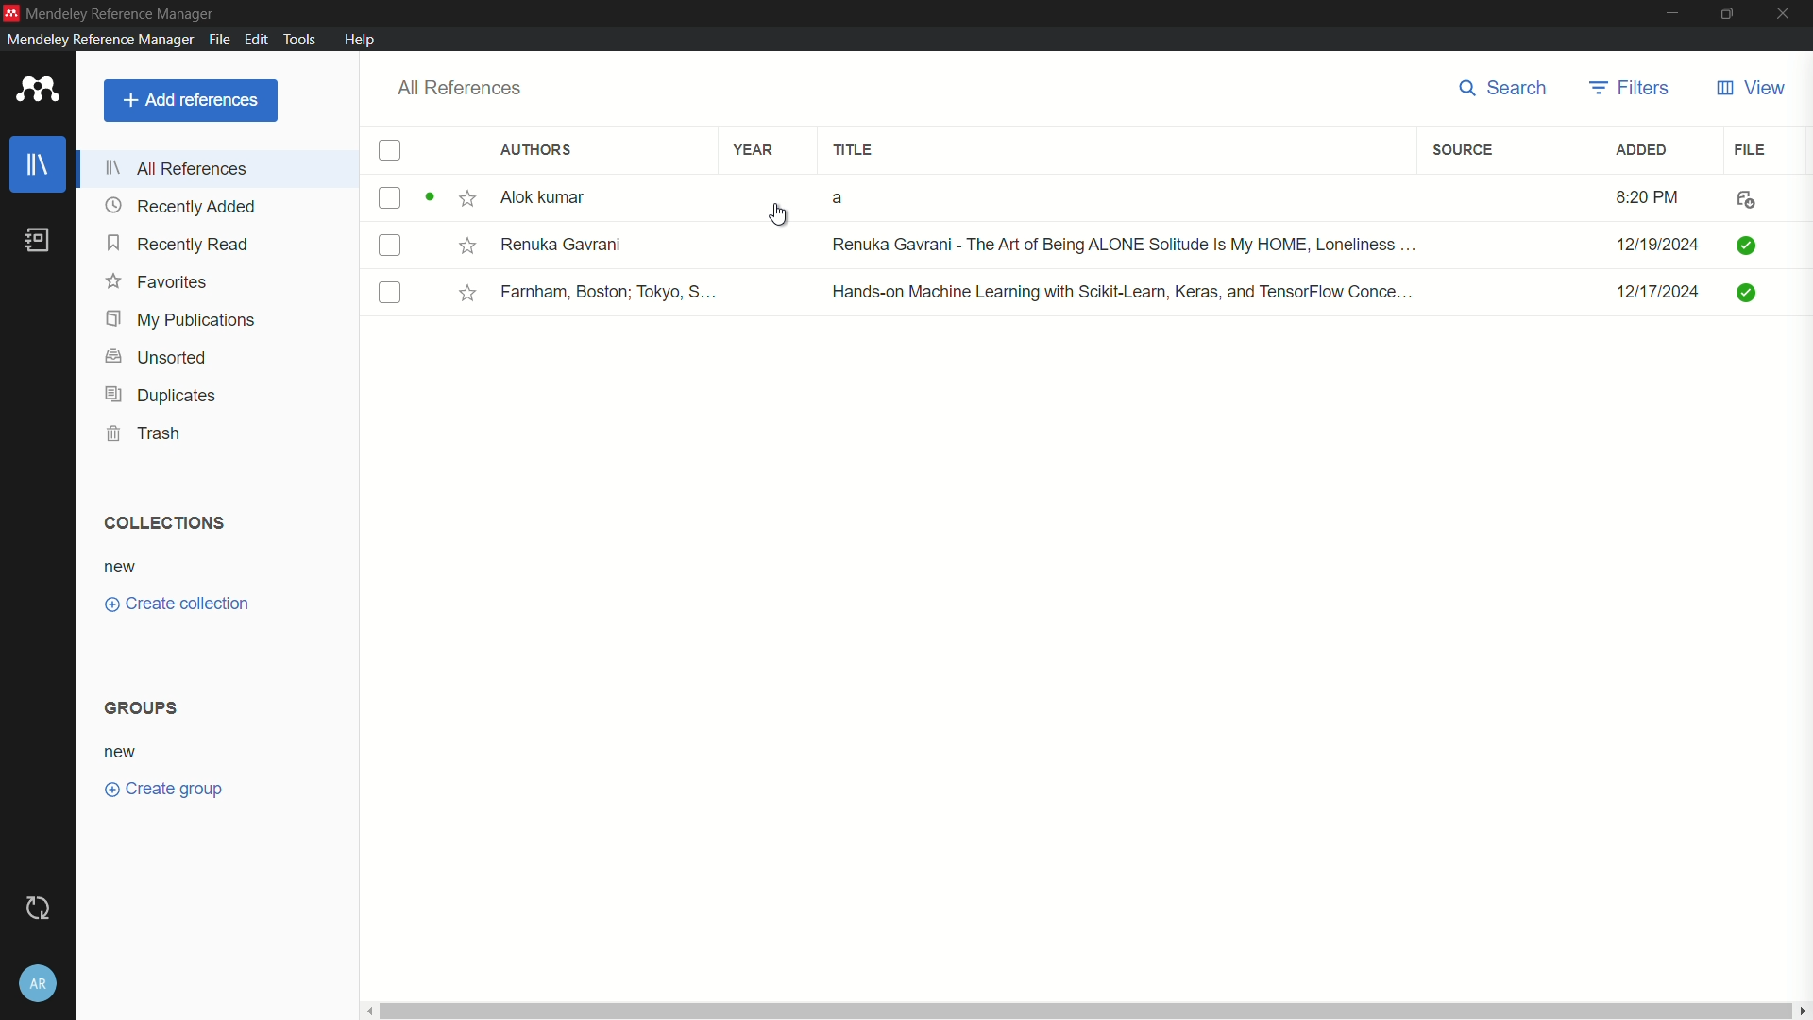  Describe the element at coordinates (297, 39) in the screenshot. I see `tools menu` at that location.